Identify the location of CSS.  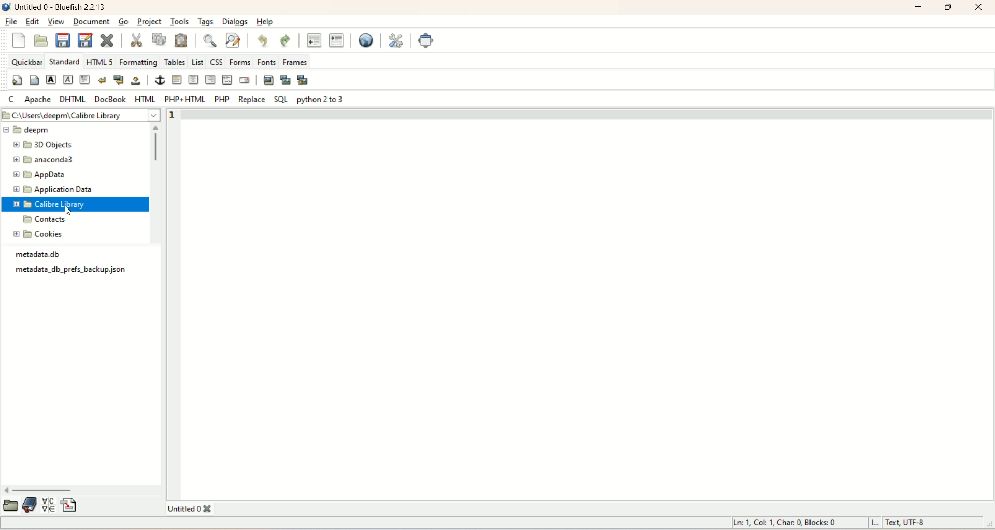
(216, 62).